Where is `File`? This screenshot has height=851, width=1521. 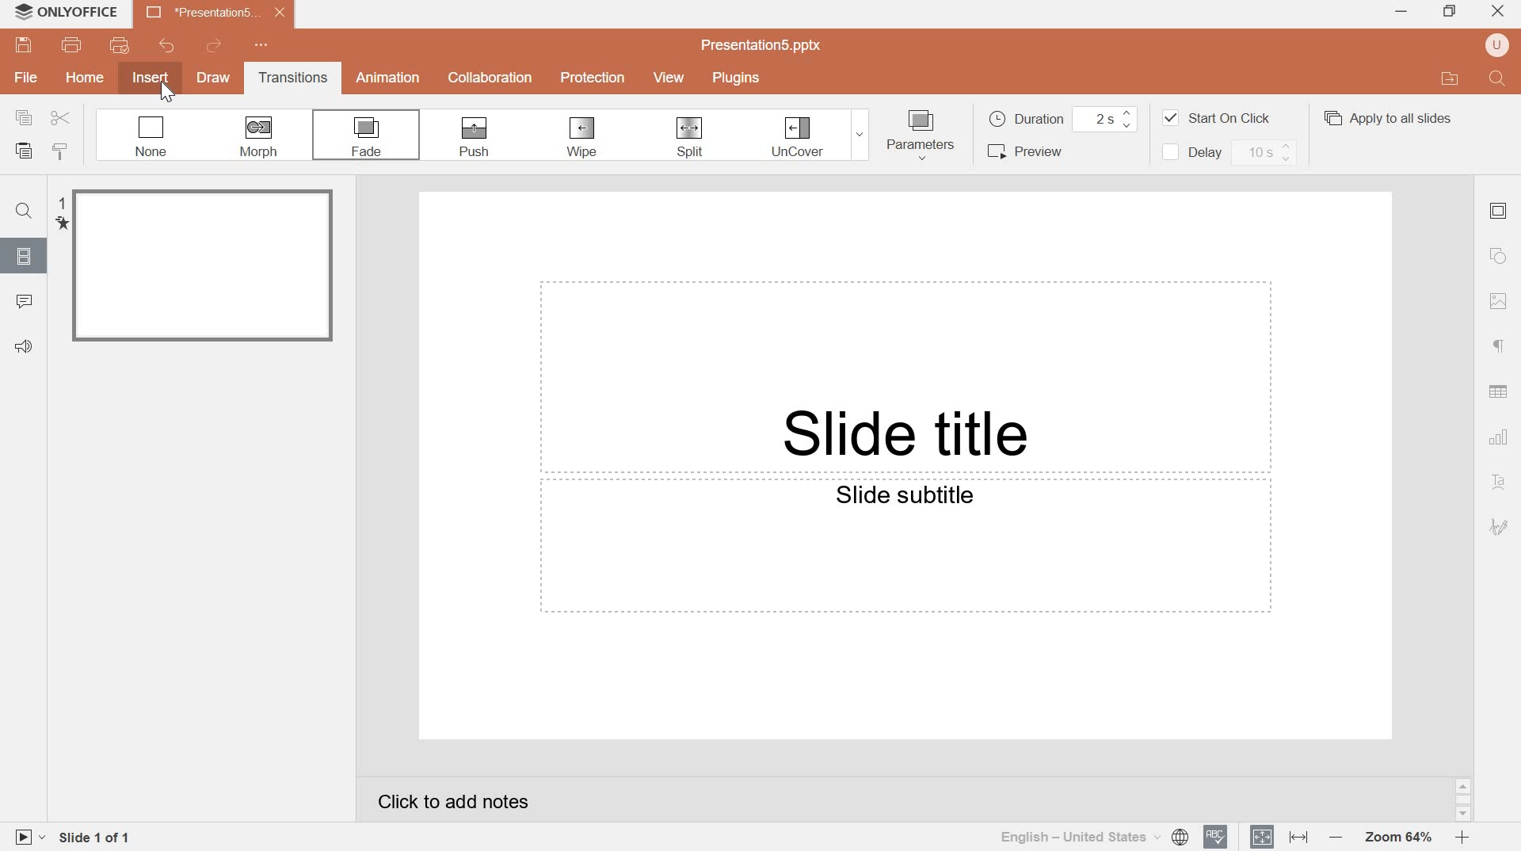 File is located at coordinates (25, 78).